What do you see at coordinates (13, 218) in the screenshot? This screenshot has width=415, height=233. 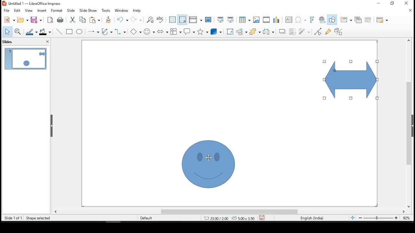 I see `slide 1 of 1` at bounding box center [13, 218].